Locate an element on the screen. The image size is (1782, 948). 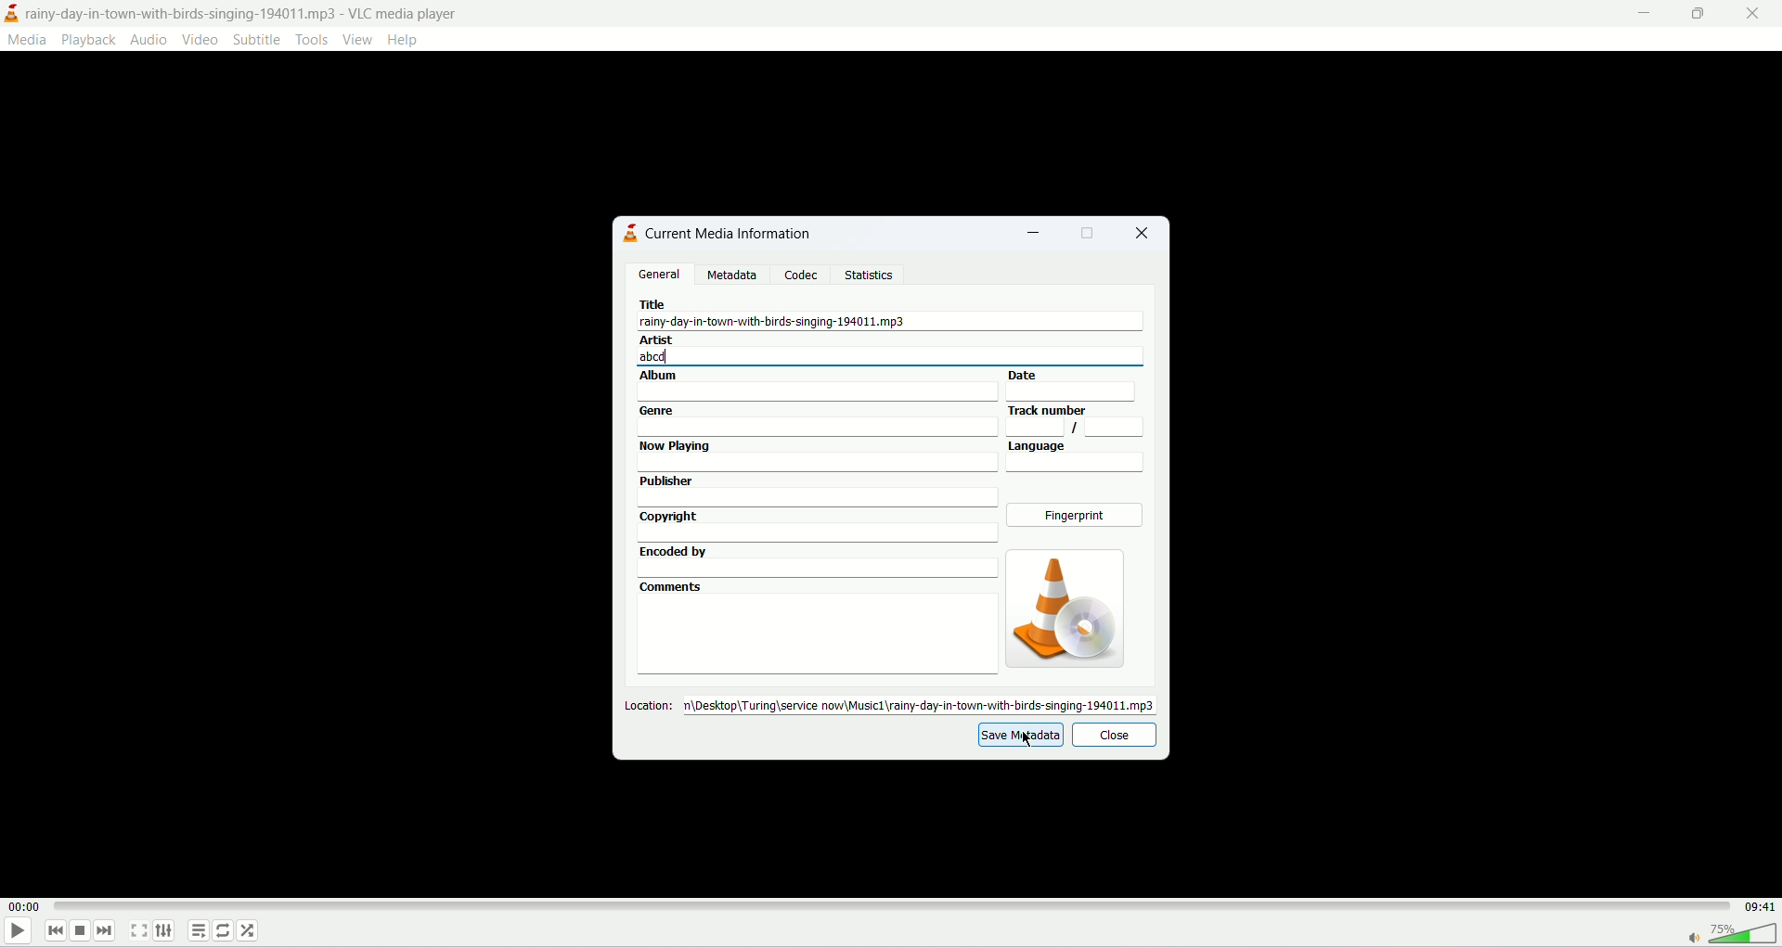
minimize is located at coordinates (1645, 11).